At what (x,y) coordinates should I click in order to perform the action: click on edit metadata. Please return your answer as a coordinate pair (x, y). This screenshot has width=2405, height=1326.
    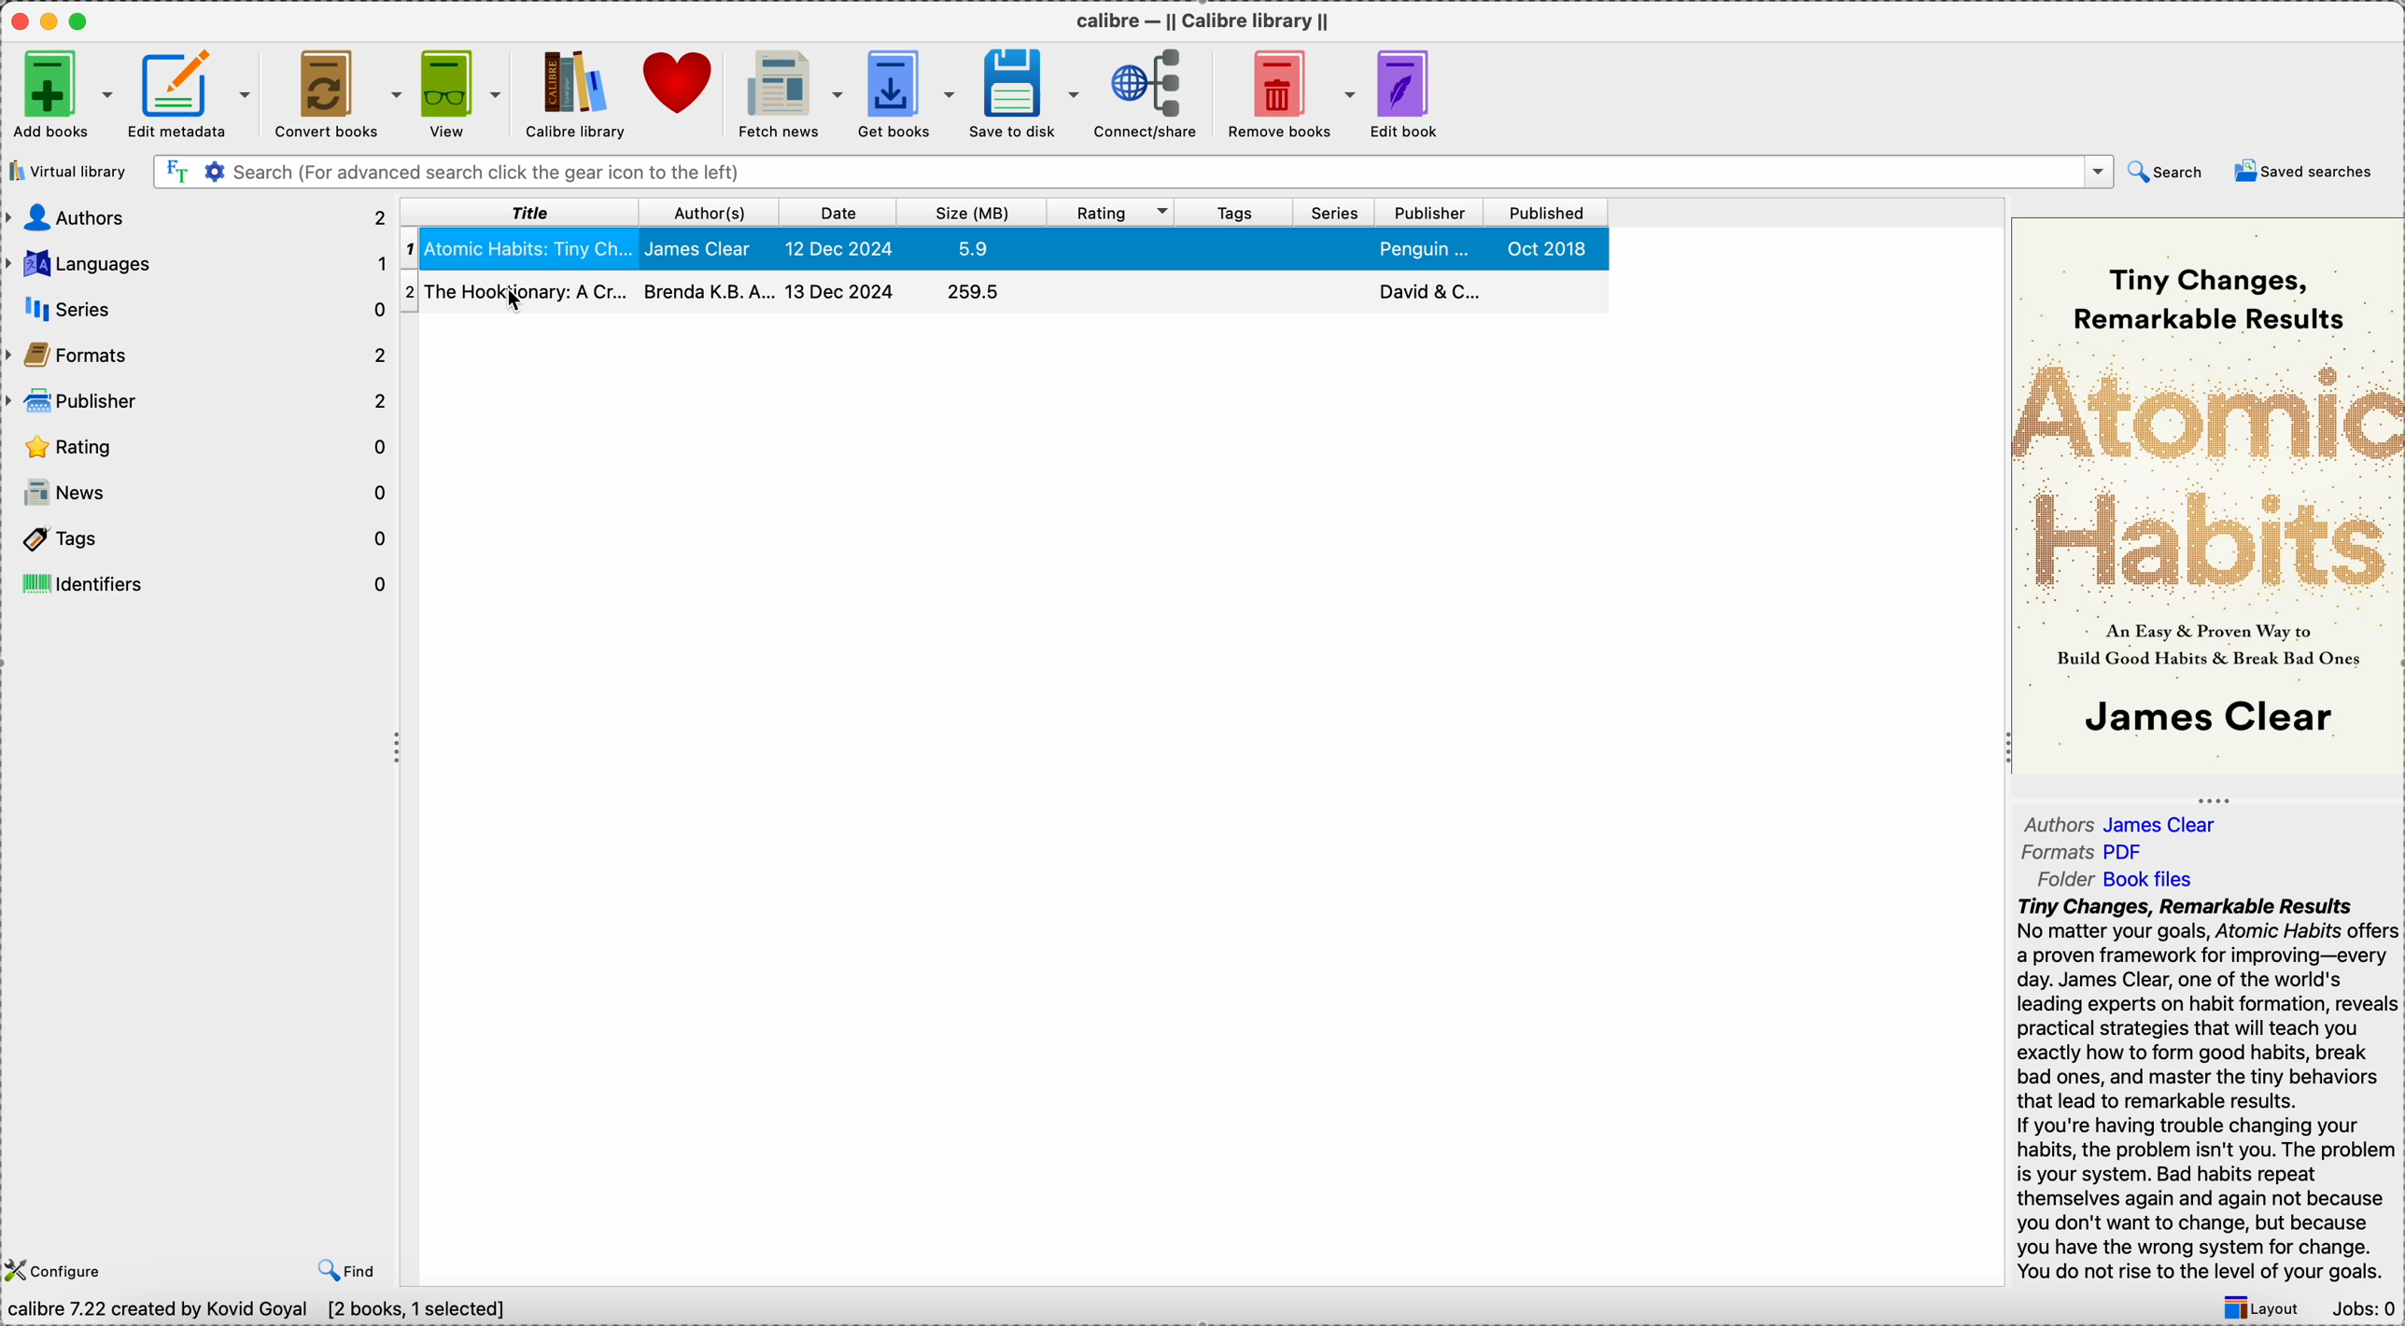
    Looking at the image, I should click on (198, 94).